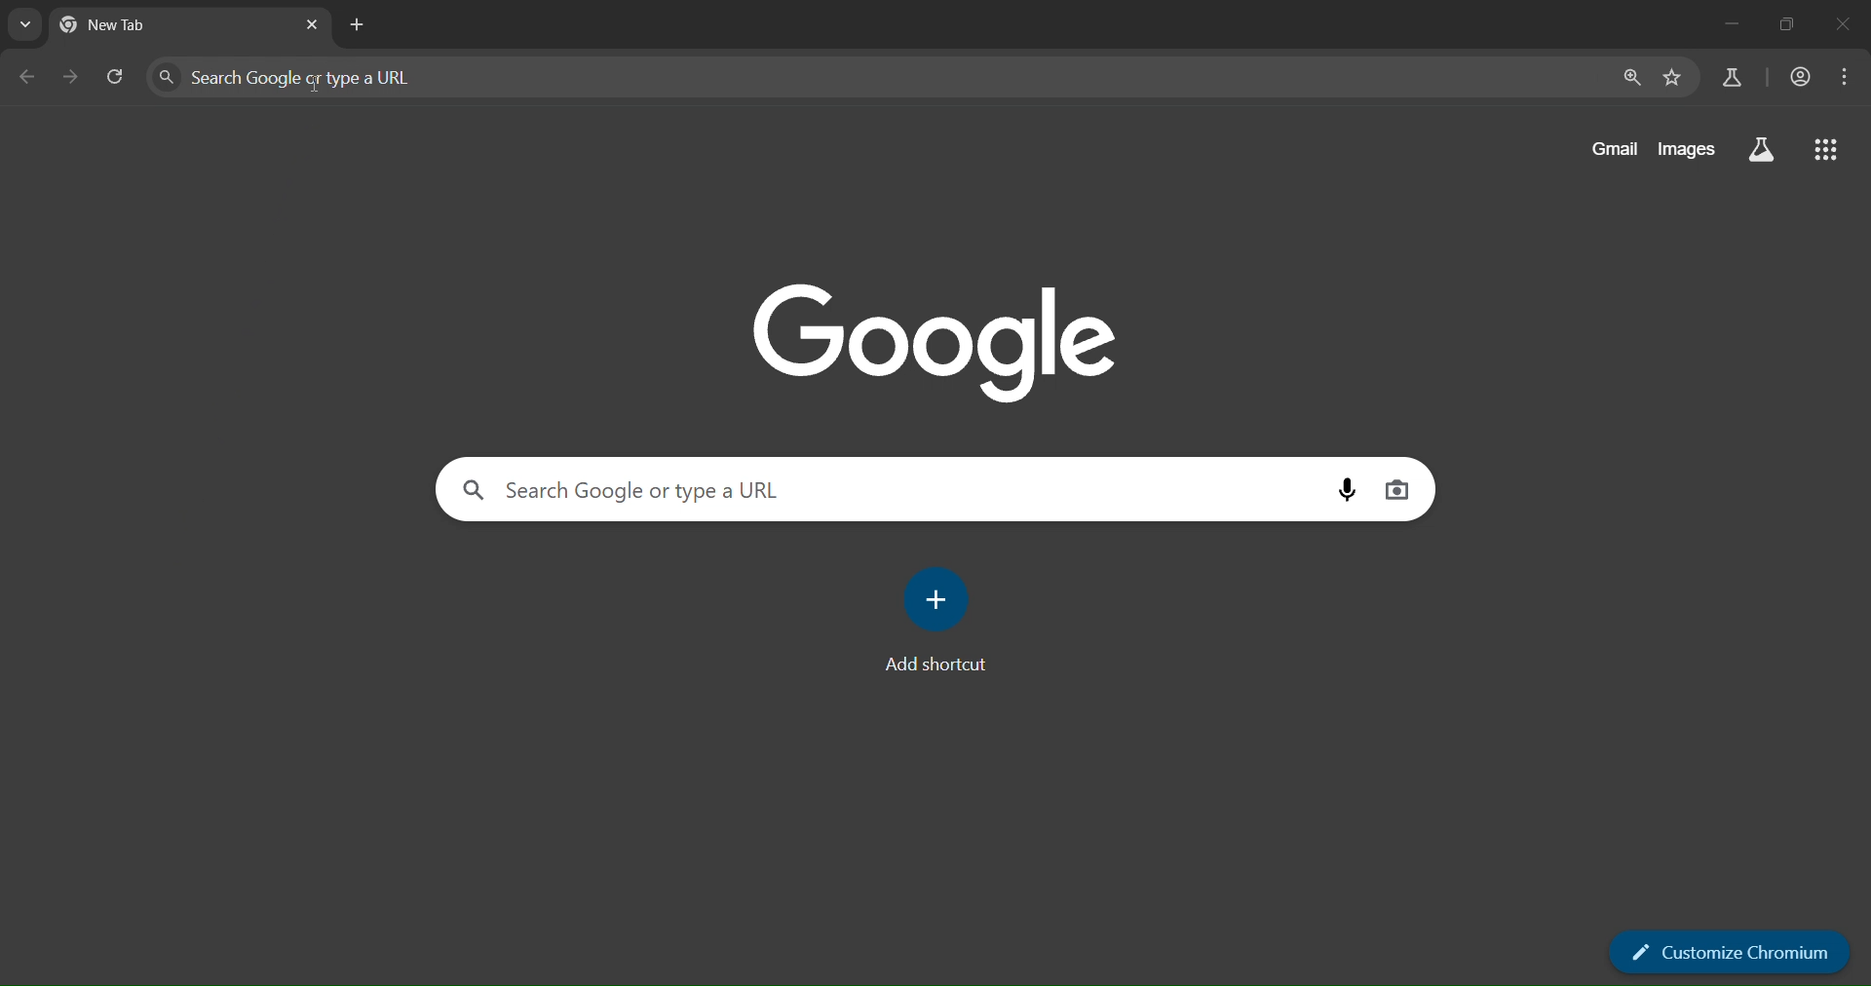  I want to click on go back 1 page, so click(31, 79).